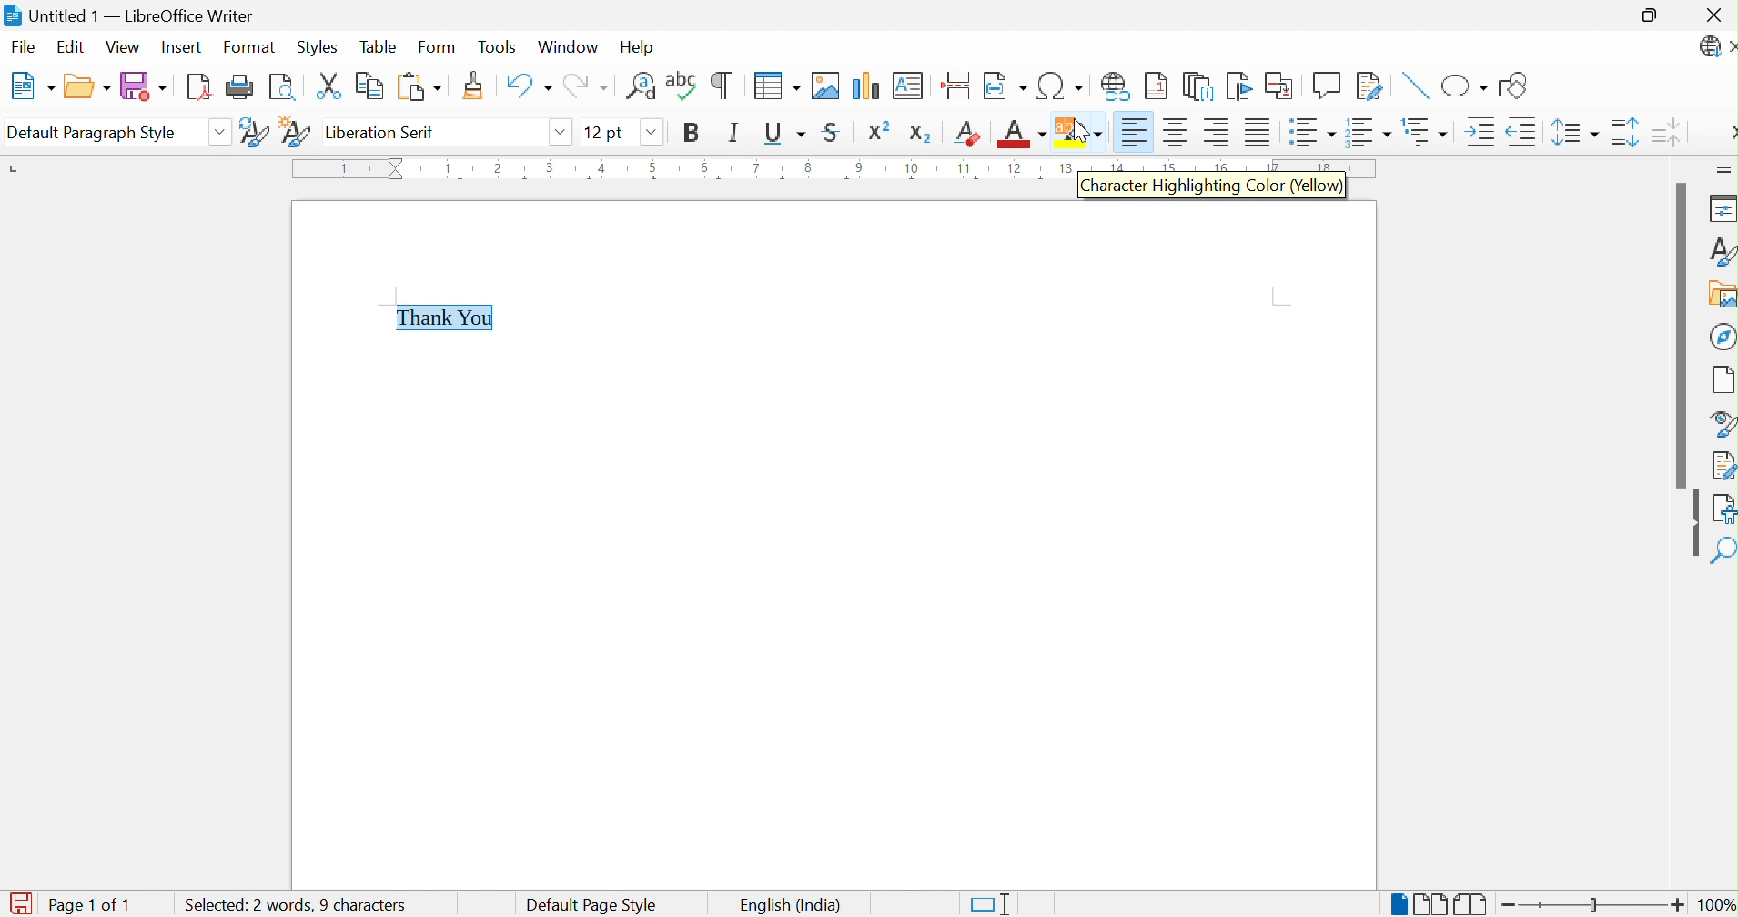  What do you see at coordinates (72, 48) in the screenshot?
I see `Edit` at bounding box center [72, 48].